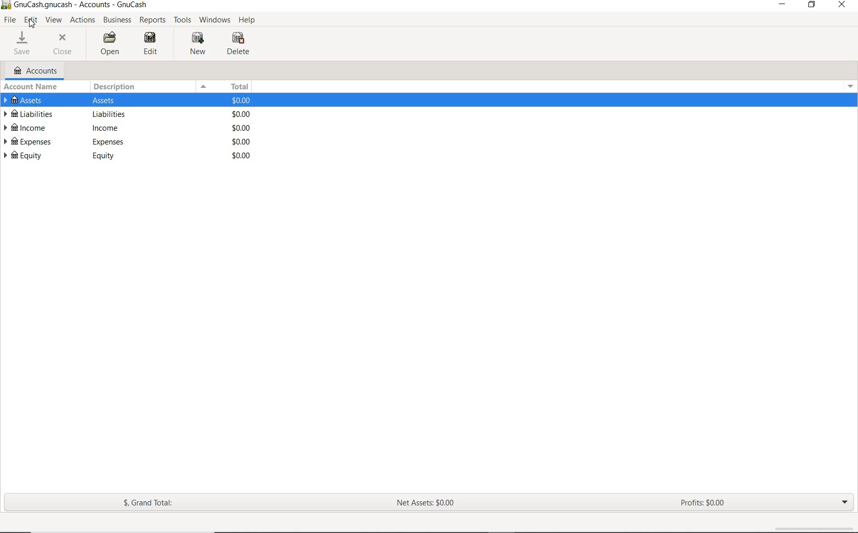 The width and height of the screenshot is (858, 533). Describe the element at coordinates (249, 21) in the screenshot. I see `HELP` at that location.